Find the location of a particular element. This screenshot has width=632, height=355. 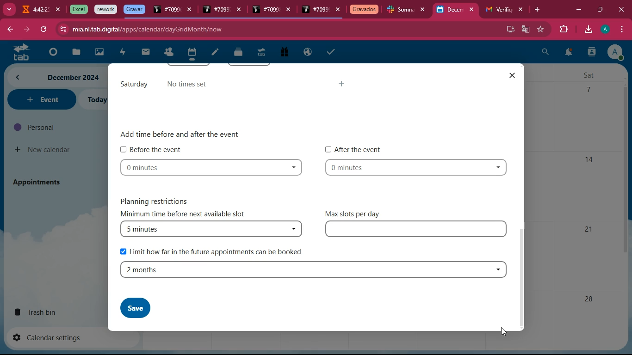

trash bin is located at coordinates (44, 312).